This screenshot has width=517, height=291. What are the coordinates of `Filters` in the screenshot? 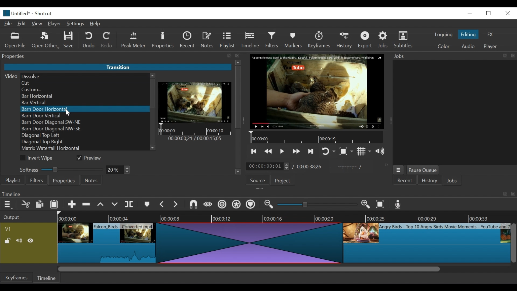 It's located at (273, 40).